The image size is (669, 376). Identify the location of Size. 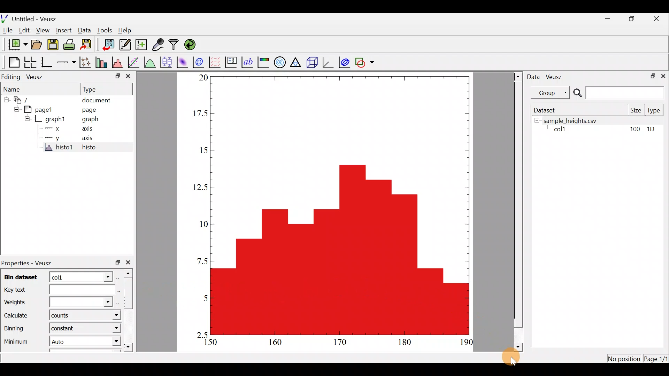
(635, 110).